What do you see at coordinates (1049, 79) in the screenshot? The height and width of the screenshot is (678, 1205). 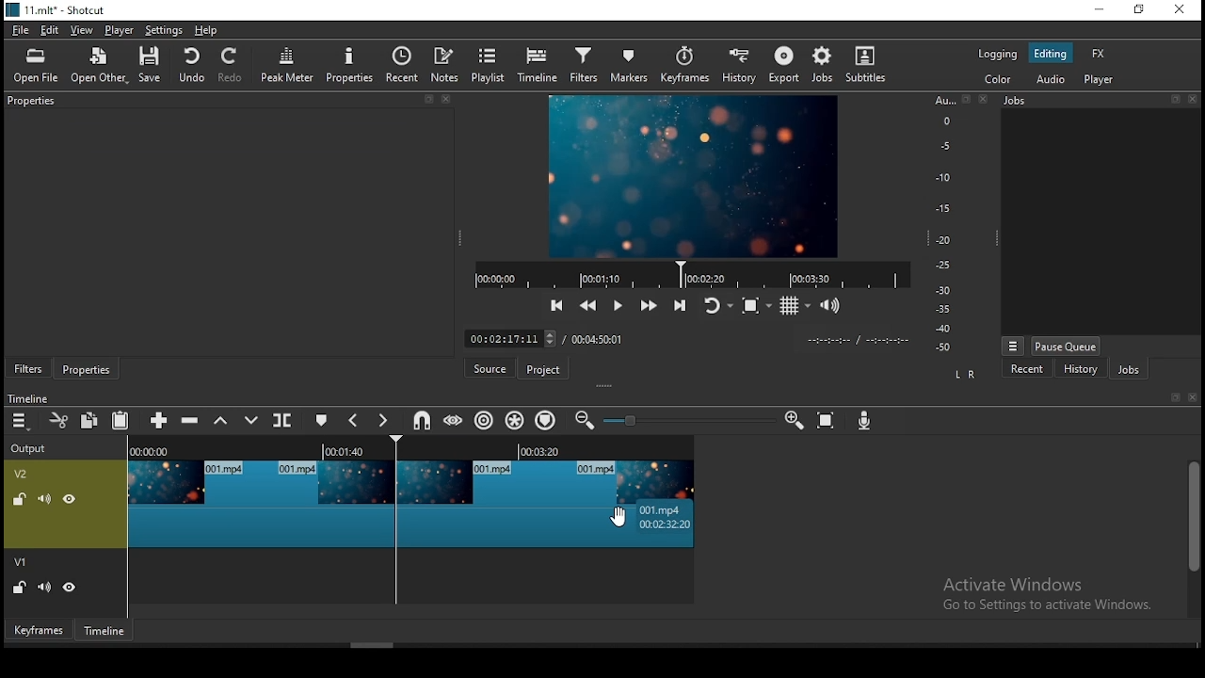 I see `audio` at bounding box center [1049, 79].